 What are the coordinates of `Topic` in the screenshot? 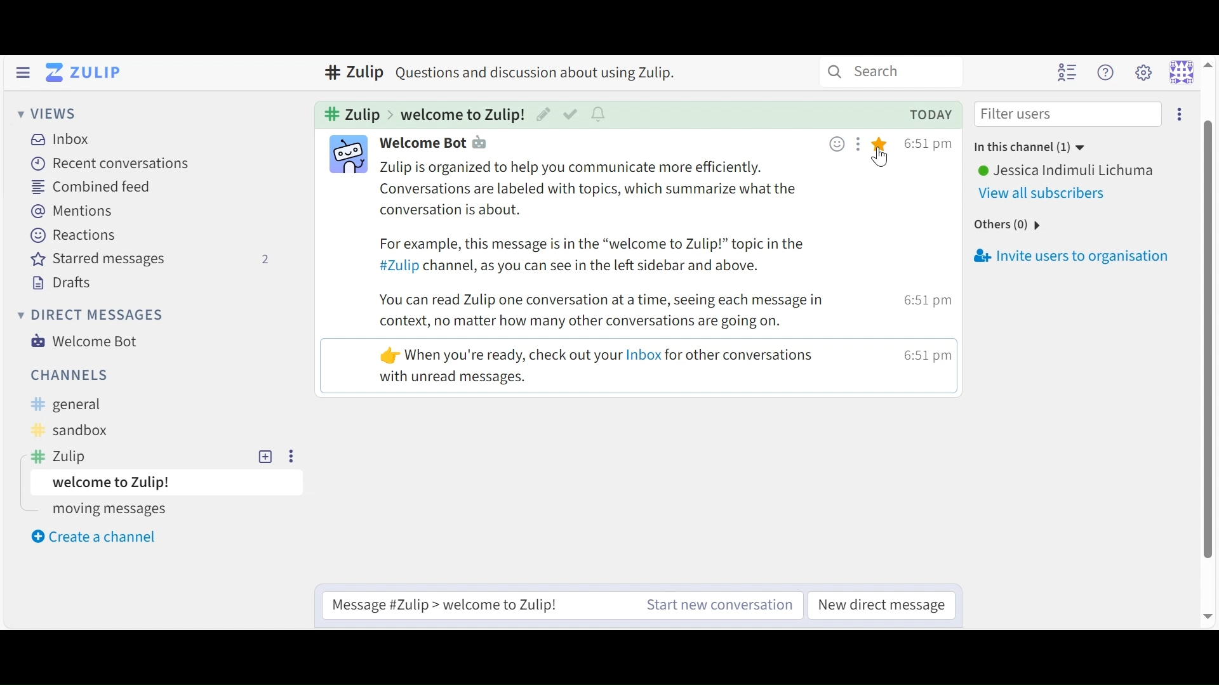 It's located at (173, 484).